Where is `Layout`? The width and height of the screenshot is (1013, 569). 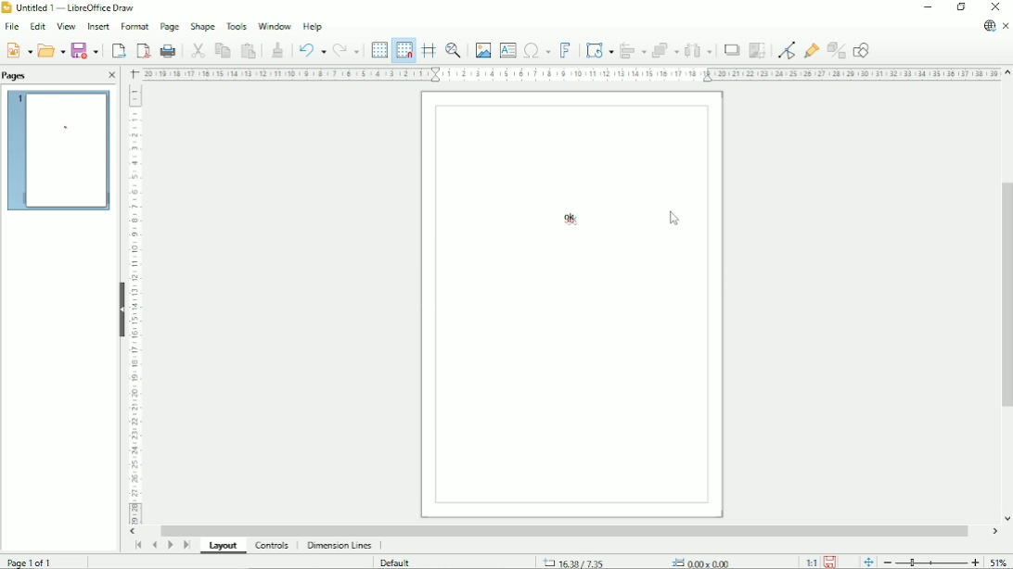 Layout is located at coordinates (227, 546).